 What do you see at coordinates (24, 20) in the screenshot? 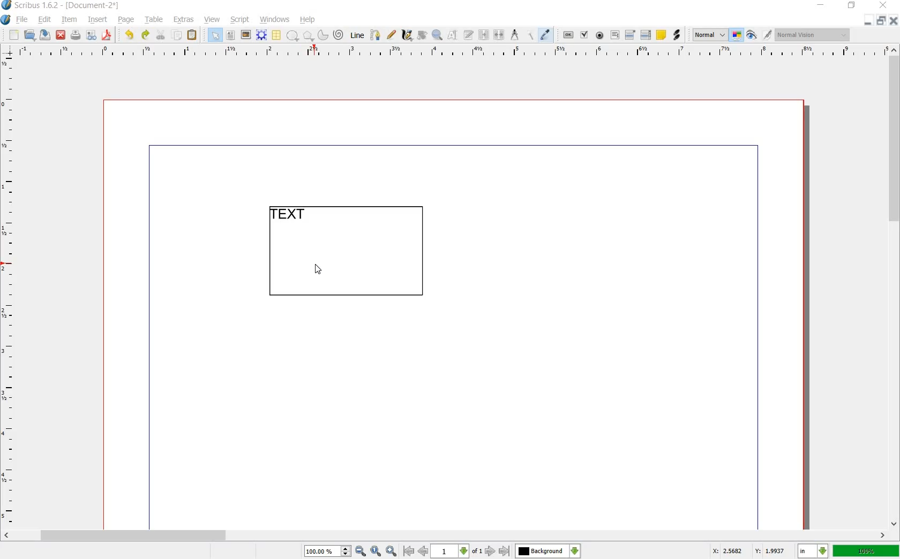
I see `file` at bounding box center [24, 20].